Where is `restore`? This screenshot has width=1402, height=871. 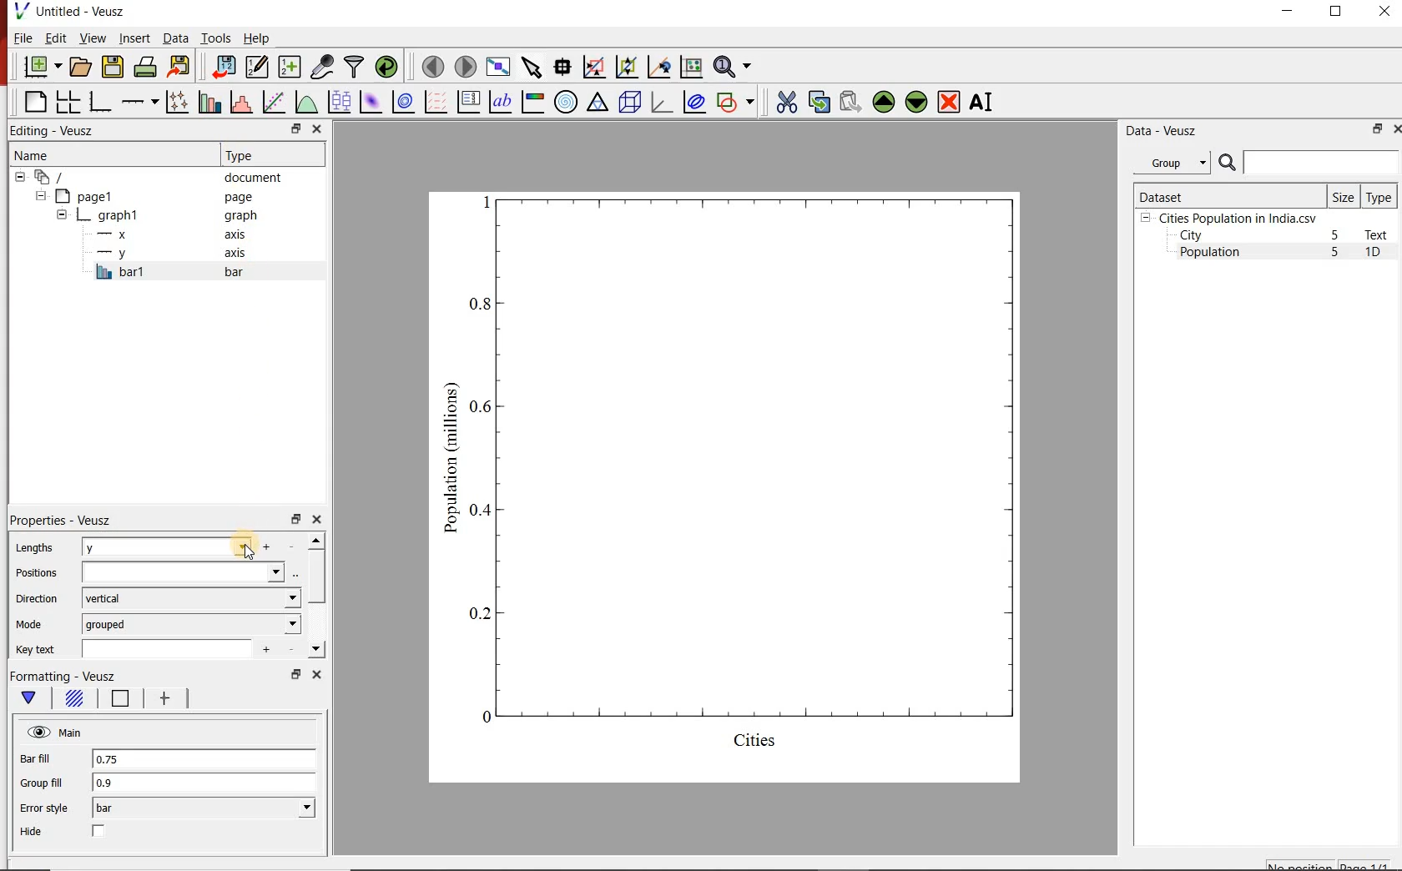 restore is located at coordinates (295, 128).